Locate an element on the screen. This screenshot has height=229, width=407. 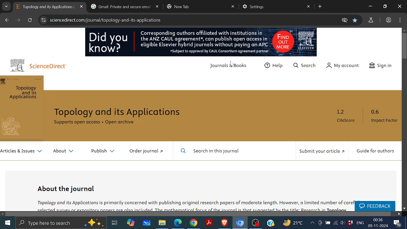
3rd and current tab is located at coordinates (197, 7).